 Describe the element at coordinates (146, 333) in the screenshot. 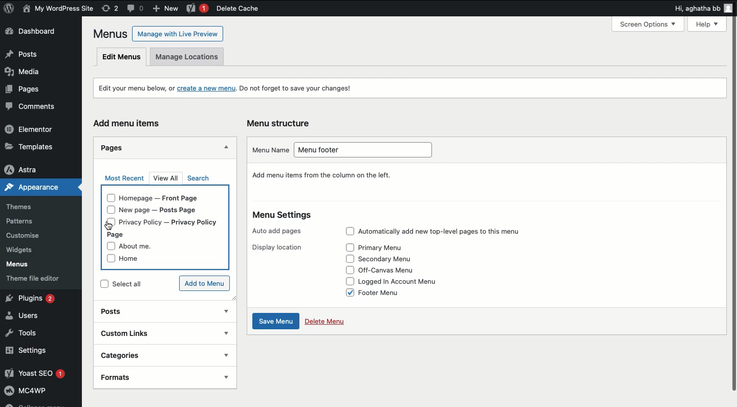

I see `Custom links` at that location.